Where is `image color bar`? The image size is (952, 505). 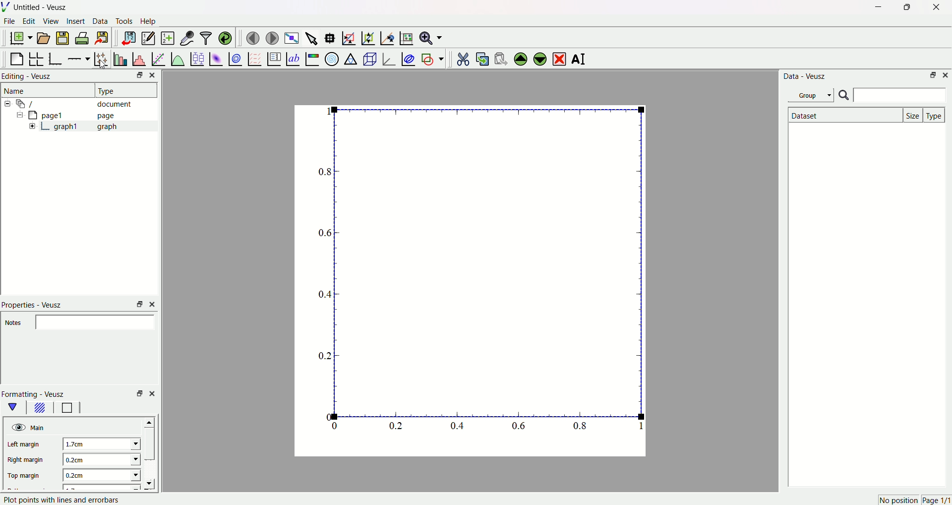
image color bar is located at coordinates (312, 59).